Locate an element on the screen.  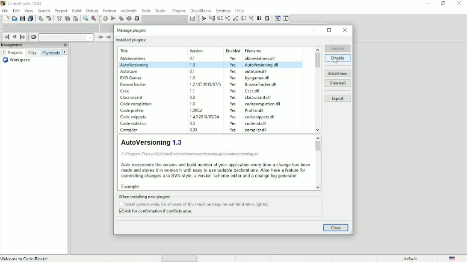
0.5 is located at coordinates (192, 123).